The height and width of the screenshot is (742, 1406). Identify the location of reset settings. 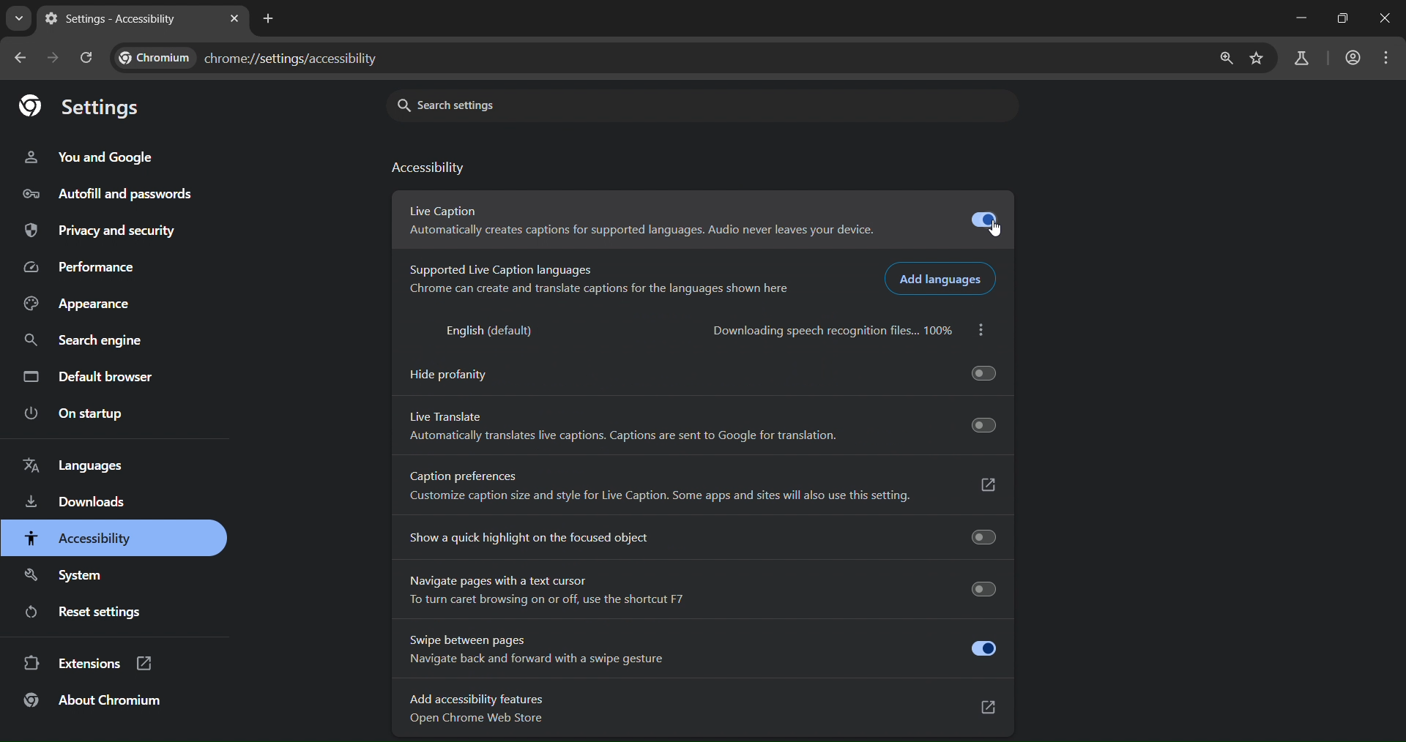
(103, 612).